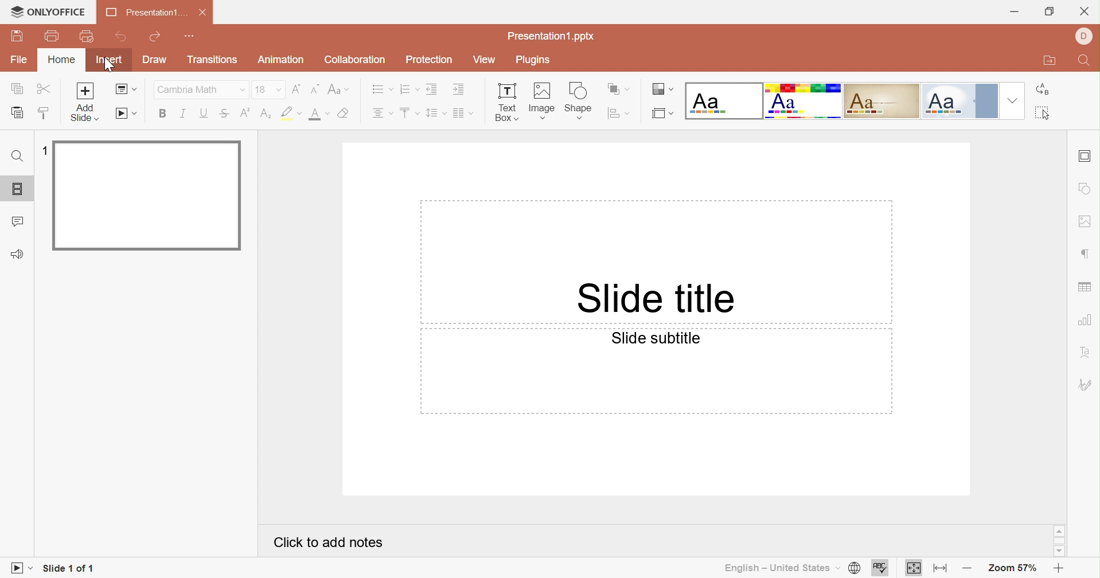  I want to click on Save, so click(25, 36).